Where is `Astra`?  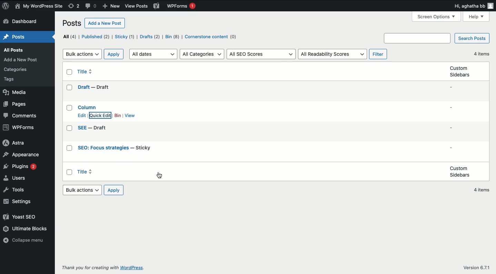 Astra is located at coordinates (13, 143).